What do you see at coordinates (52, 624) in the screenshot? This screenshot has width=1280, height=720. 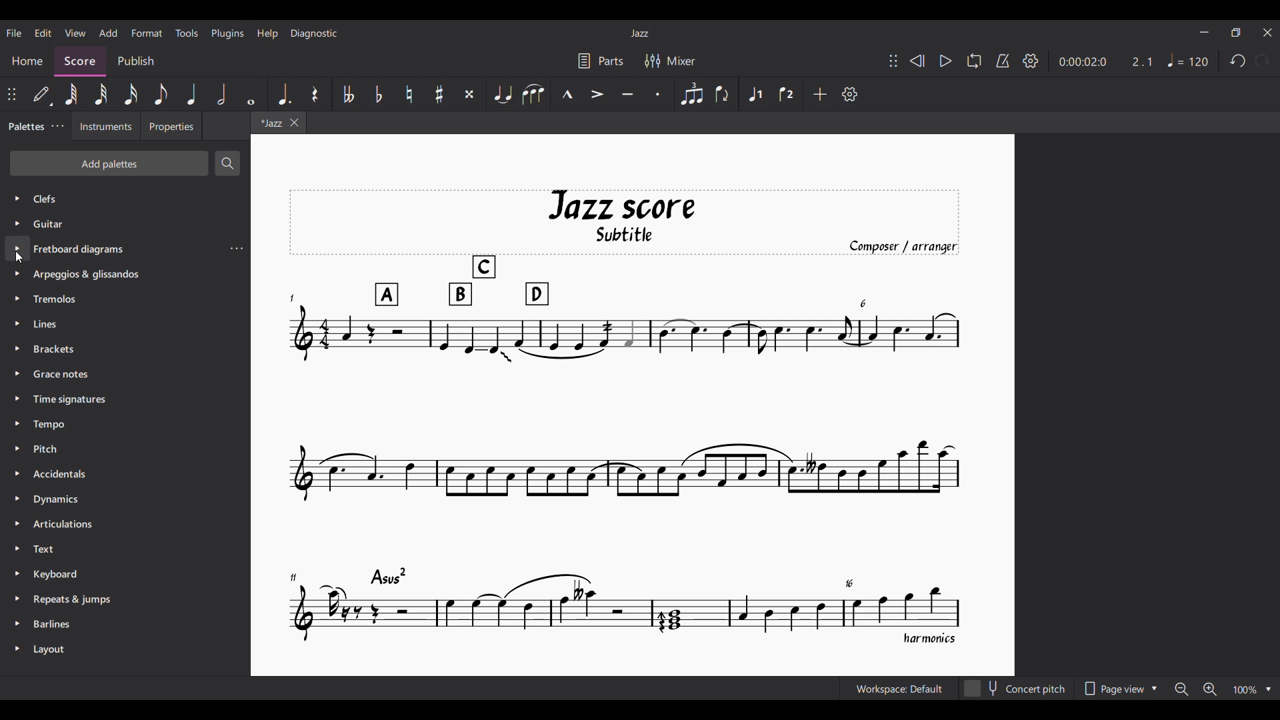 I see `Barlines` at bounding box center [52, 624].